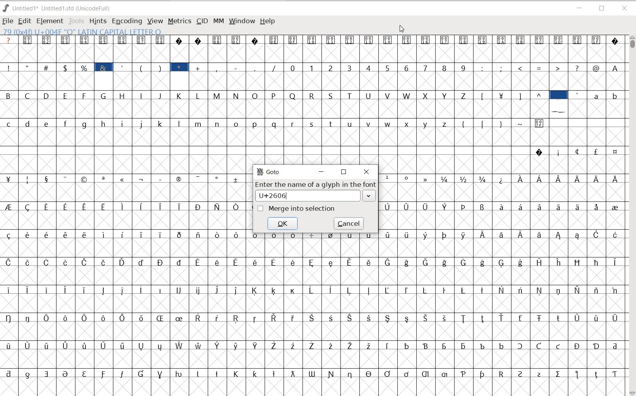  What do you see at coordinates (7, 22) in the screenshot?
I see `FILE` at bounding box center [7, 22].